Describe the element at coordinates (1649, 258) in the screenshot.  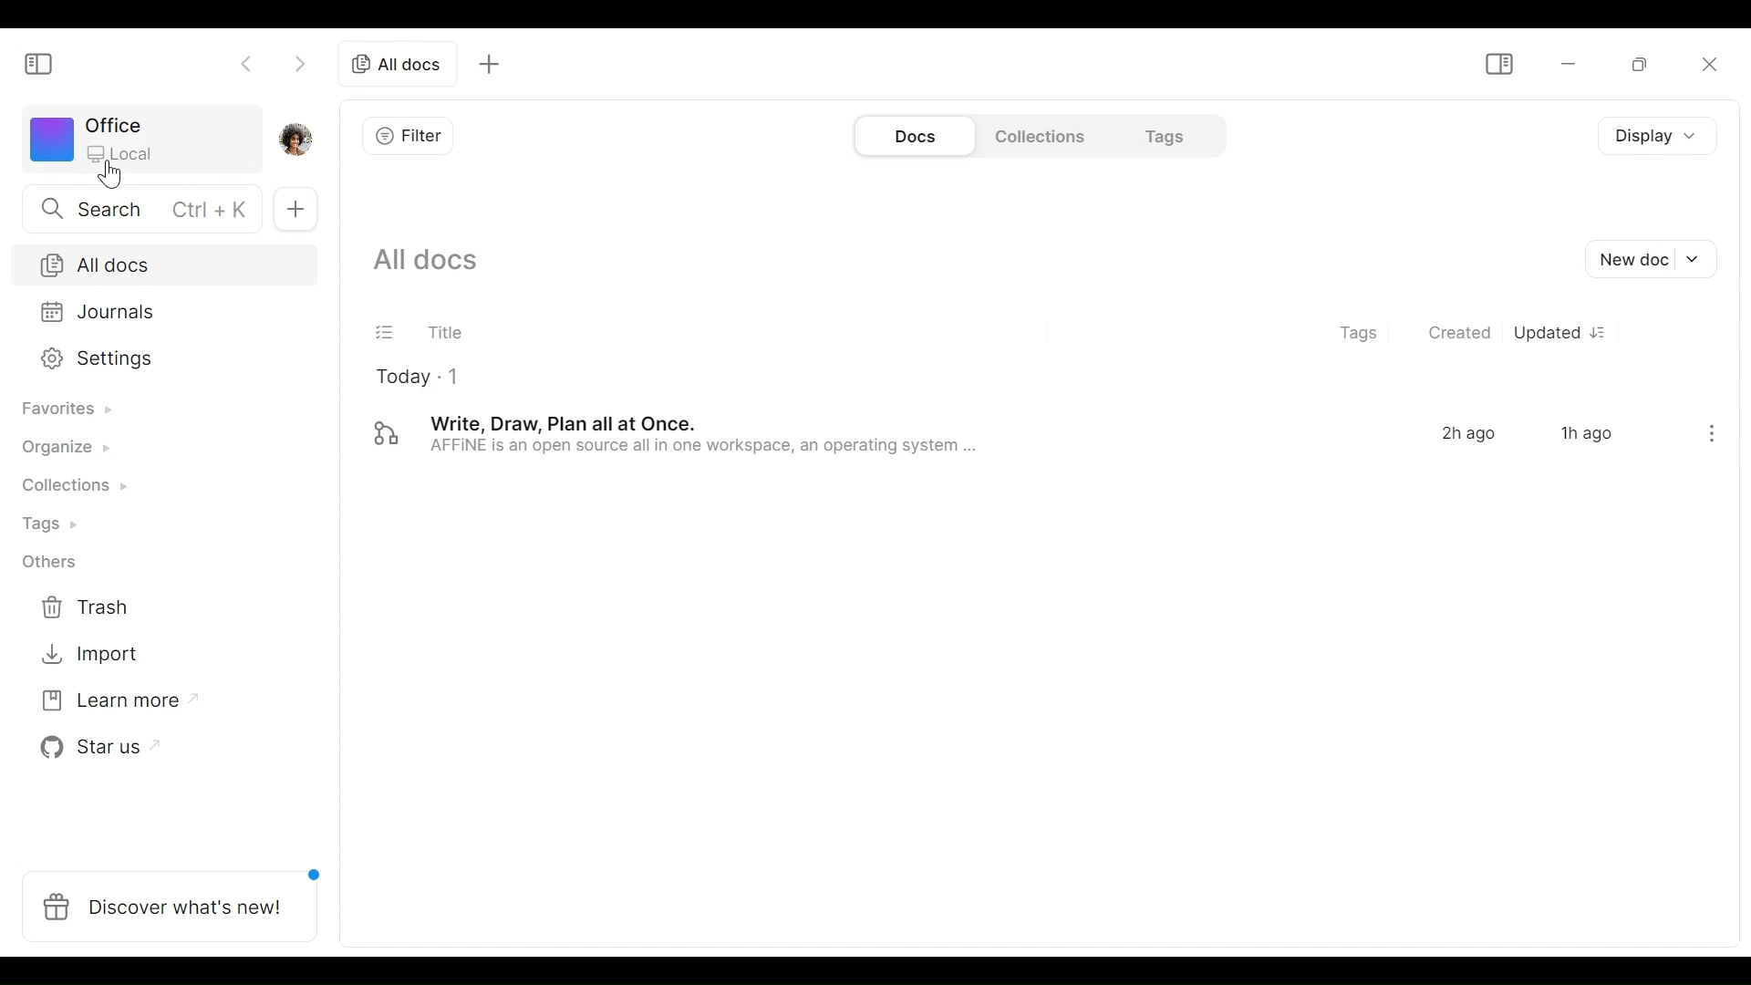
I see `New document` at that location.